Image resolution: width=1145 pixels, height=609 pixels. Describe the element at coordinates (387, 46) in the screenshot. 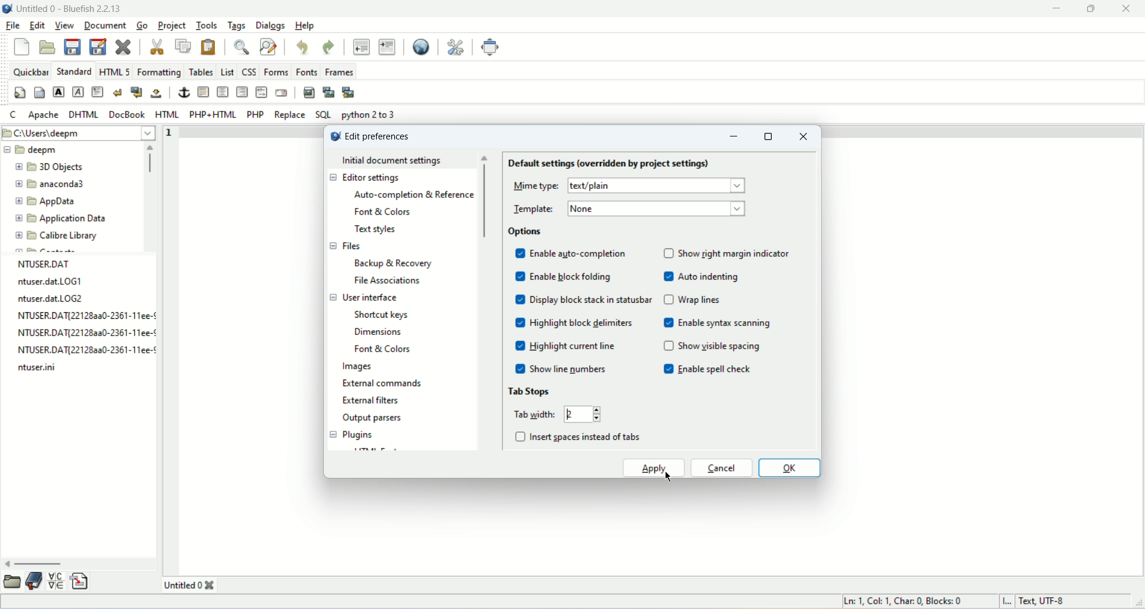

I see `indent` at that location.